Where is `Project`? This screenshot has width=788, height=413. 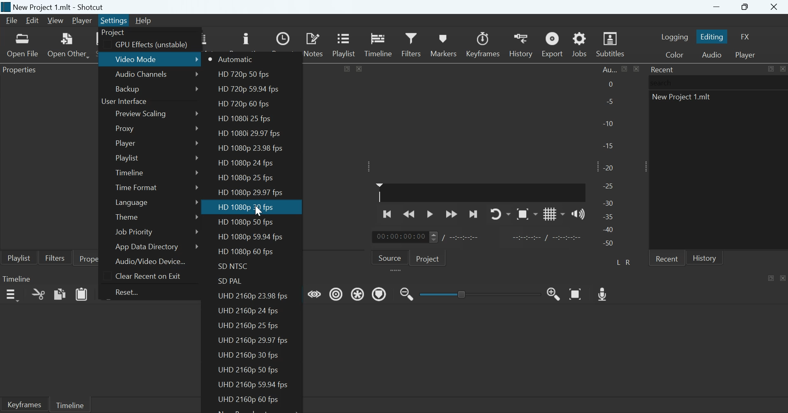 Project is located at coordinates (429, 258).